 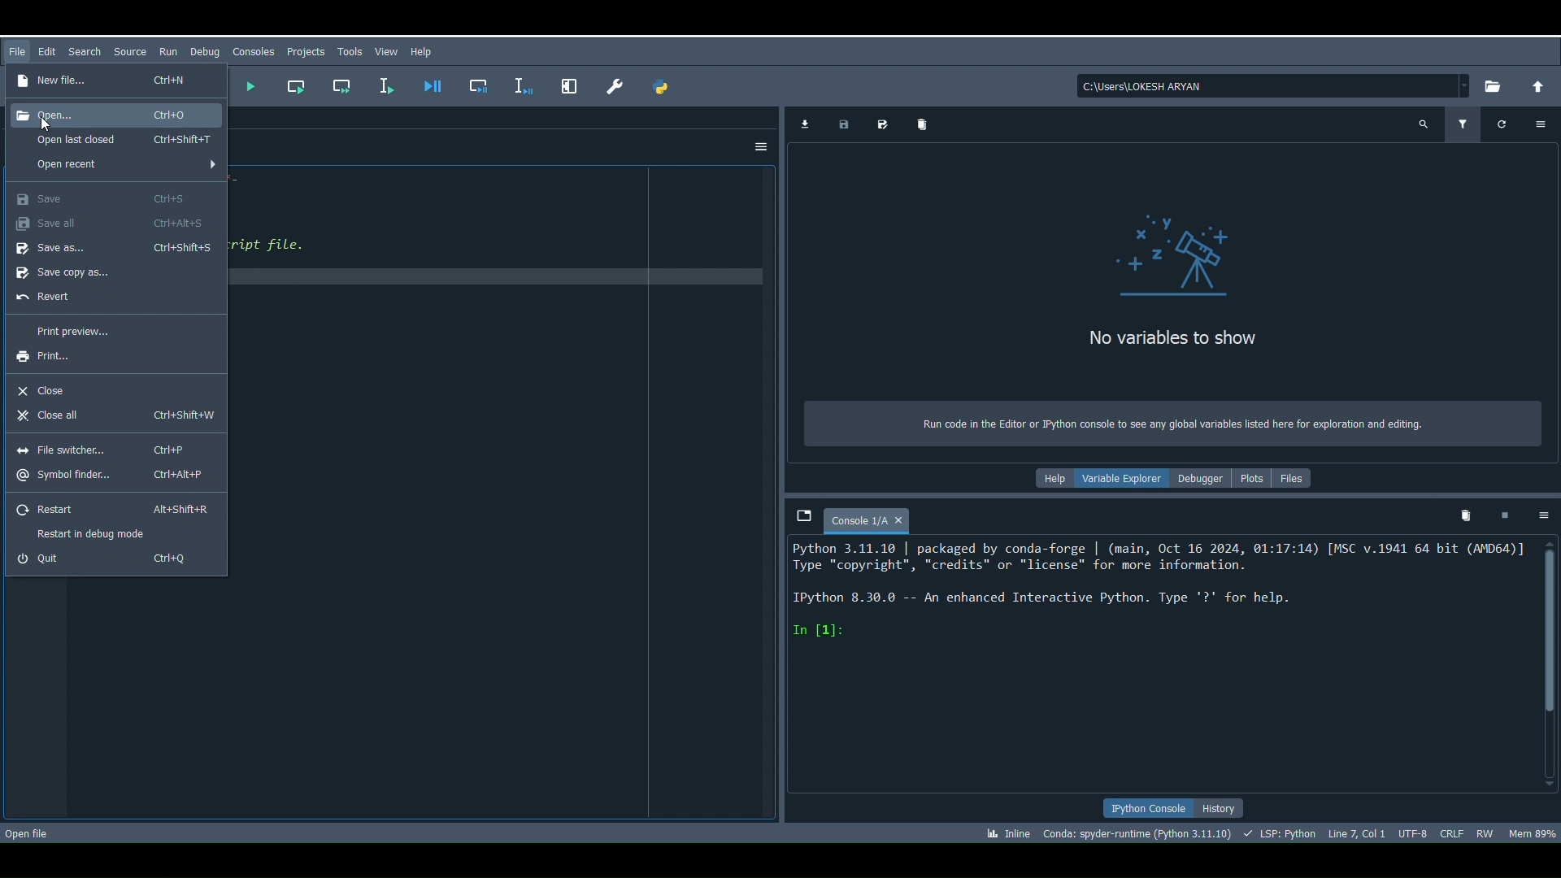 I want to click on Search, so click(x=130, y=53).